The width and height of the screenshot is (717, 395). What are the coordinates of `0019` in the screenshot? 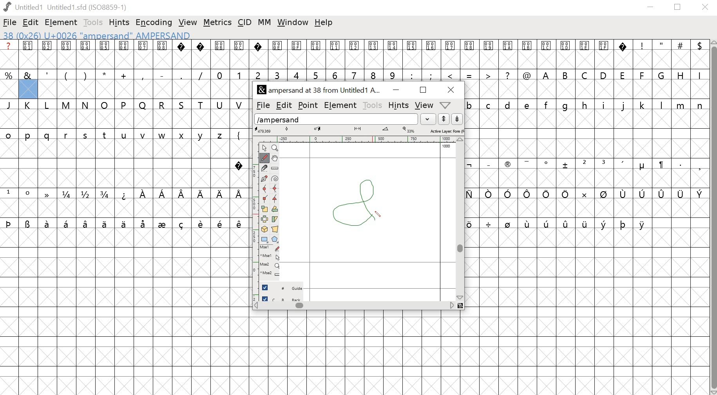 It's located at (489, 54).